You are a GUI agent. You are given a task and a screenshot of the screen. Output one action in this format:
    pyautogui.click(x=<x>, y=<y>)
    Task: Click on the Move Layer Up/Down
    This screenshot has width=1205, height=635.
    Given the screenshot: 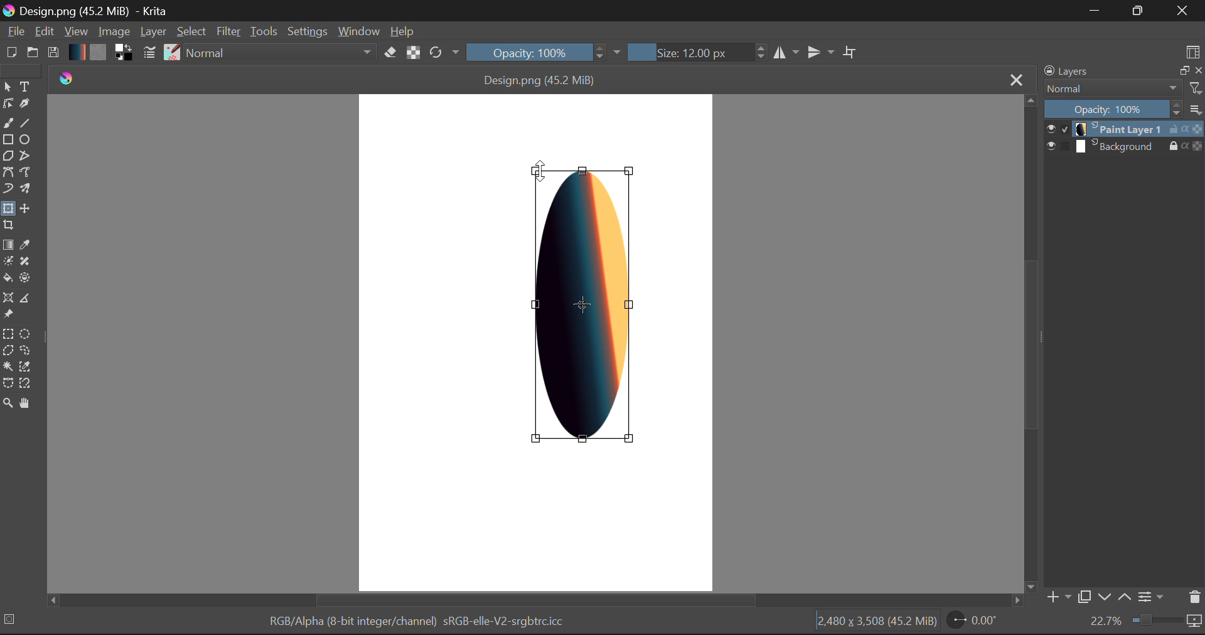 What is the action you would take?
    pyautogui.click(x=1115, y=597)
    